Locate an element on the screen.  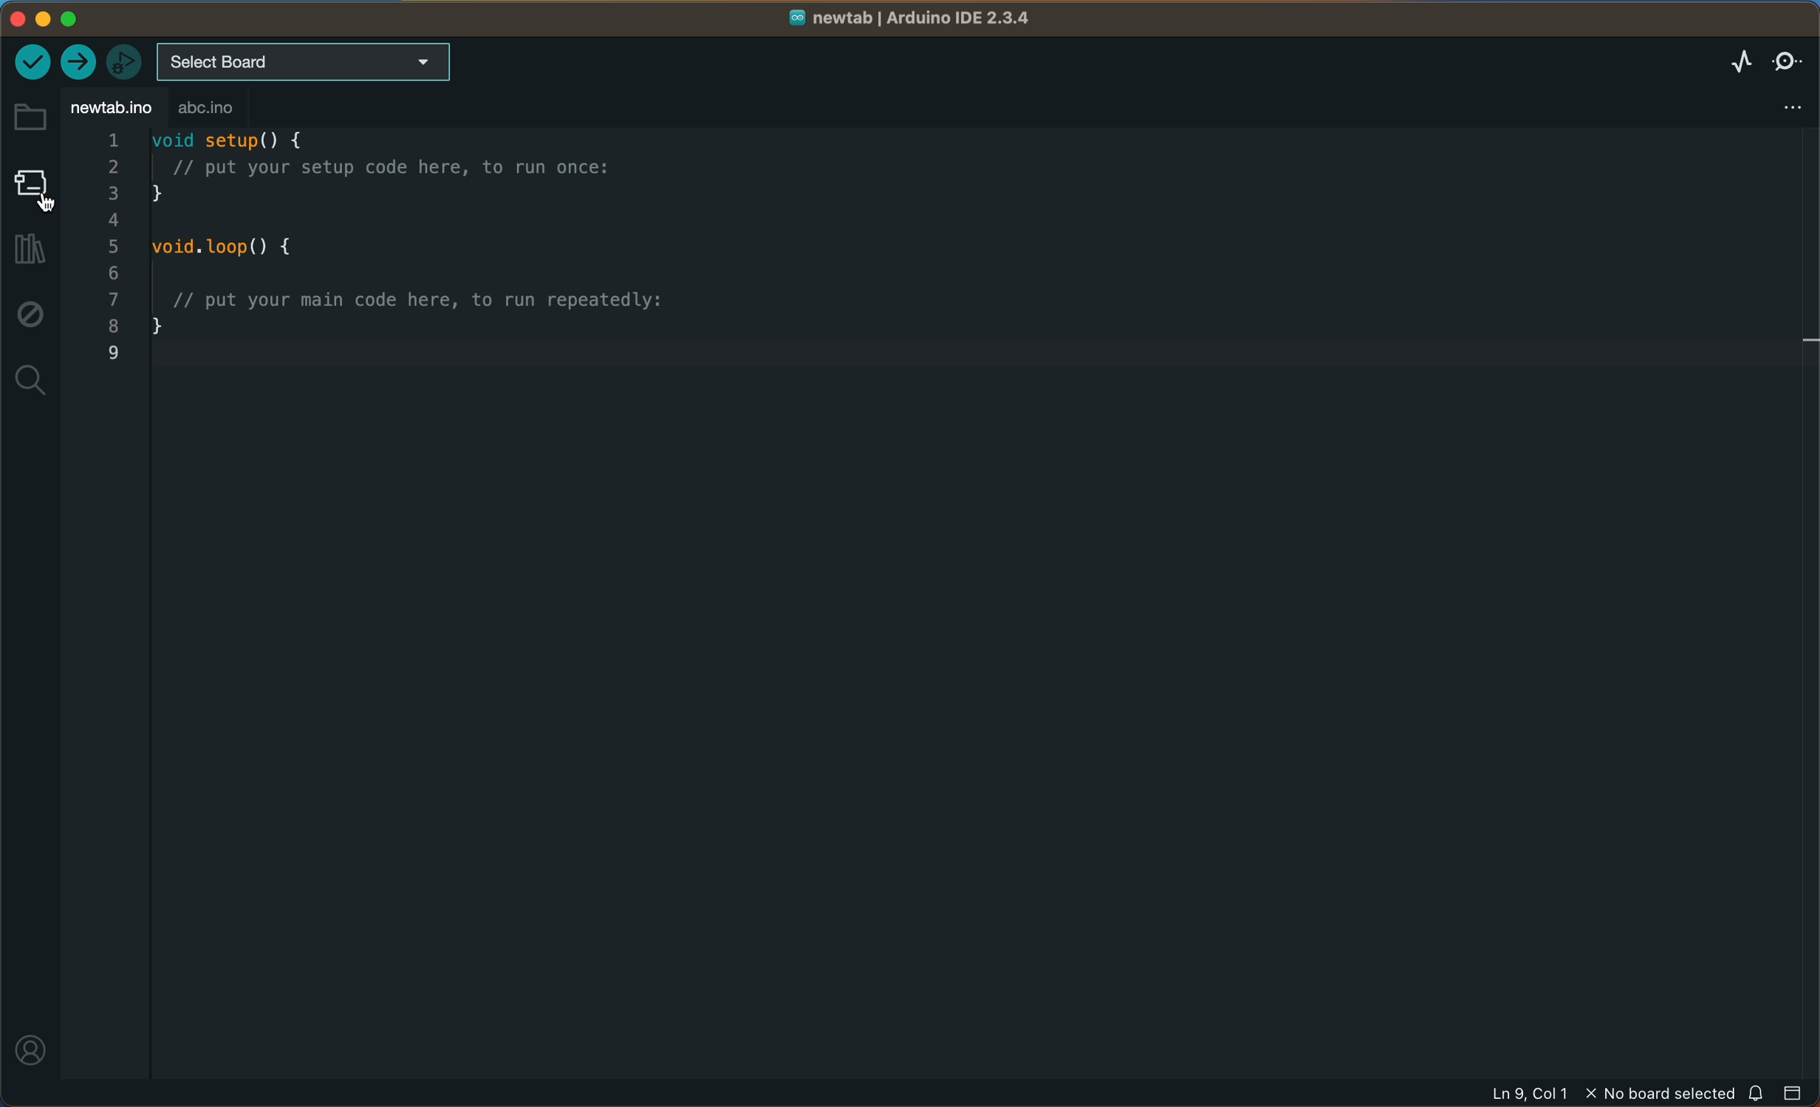
board selecter is located at coordinates (318, 61).